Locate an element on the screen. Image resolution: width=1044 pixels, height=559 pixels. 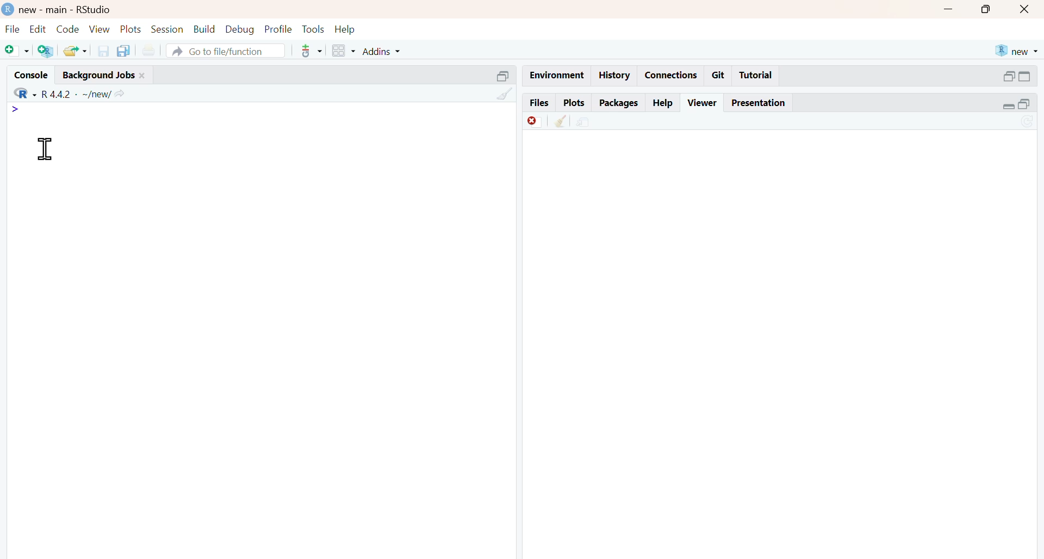
plots is located at coordinates (130, 29).